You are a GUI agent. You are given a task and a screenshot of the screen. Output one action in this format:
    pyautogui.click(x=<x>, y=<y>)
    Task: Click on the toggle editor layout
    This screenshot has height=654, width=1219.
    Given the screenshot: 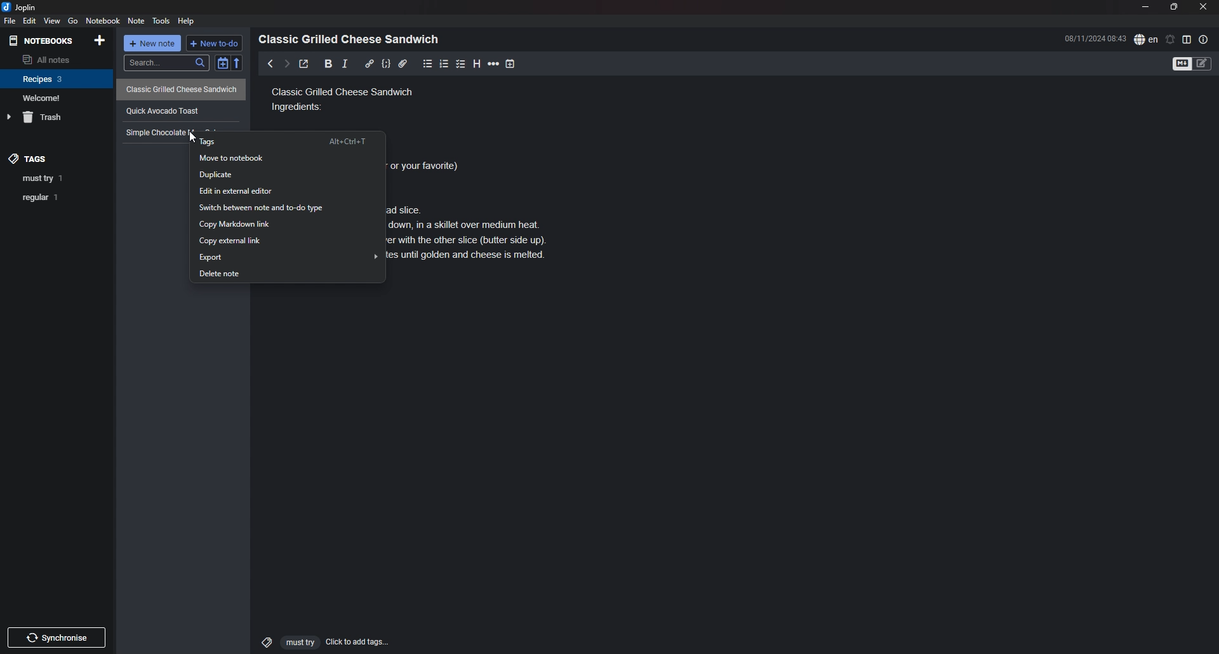 What is the action you would take?
    pyautogui.click(x=1187, y=39)
    